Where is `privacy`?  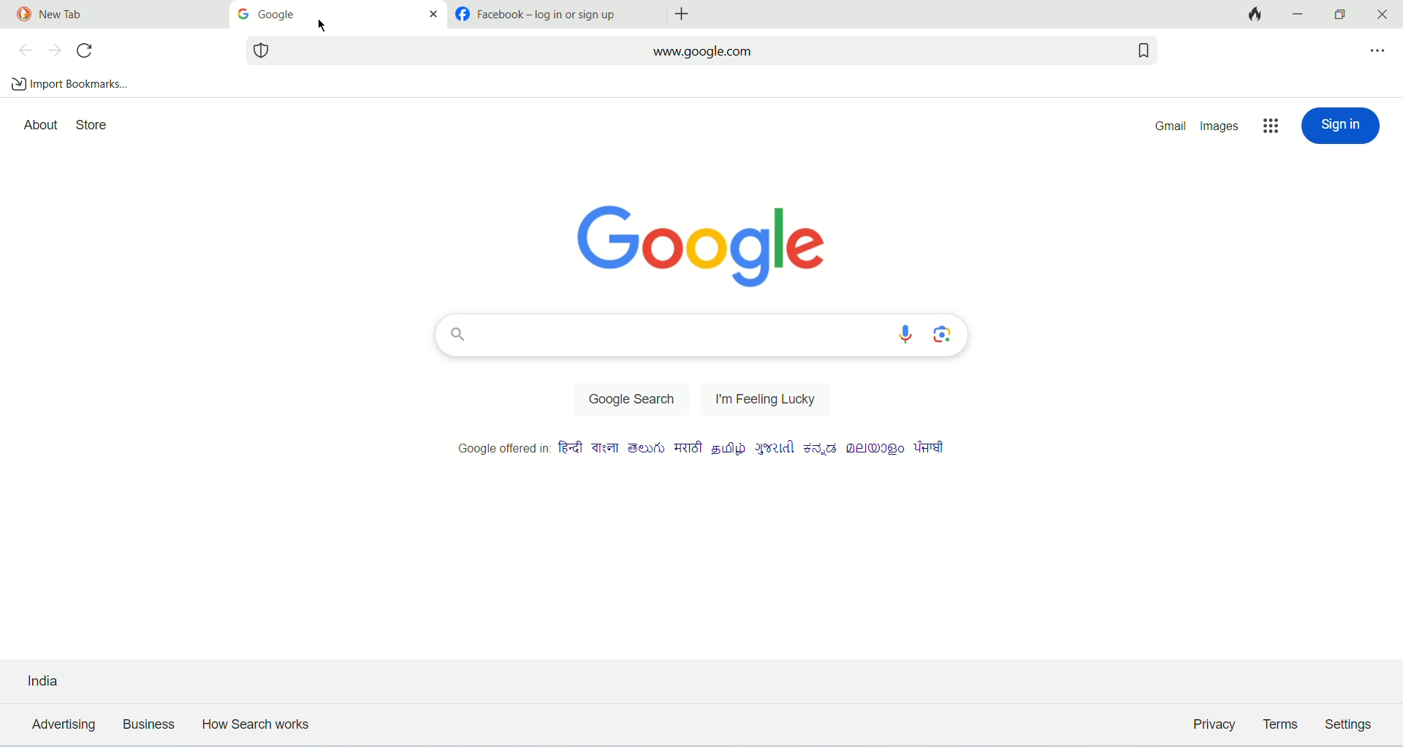
privacy is located at coordinates (1212, 726).